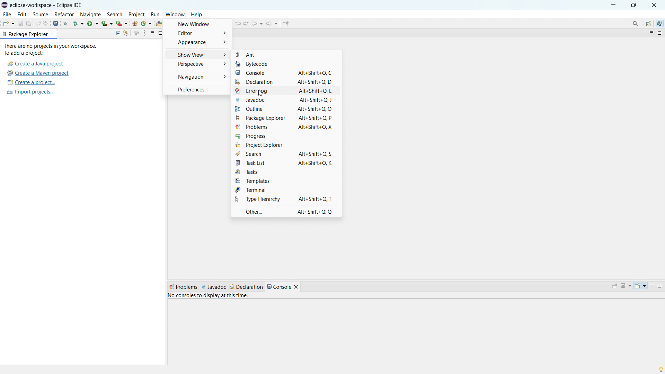 This screenshot has height=374, width=665. What do you see at coordinates (54, 34) in the screenshot?
I see `close package explorer` at bounding box center [54, 34].